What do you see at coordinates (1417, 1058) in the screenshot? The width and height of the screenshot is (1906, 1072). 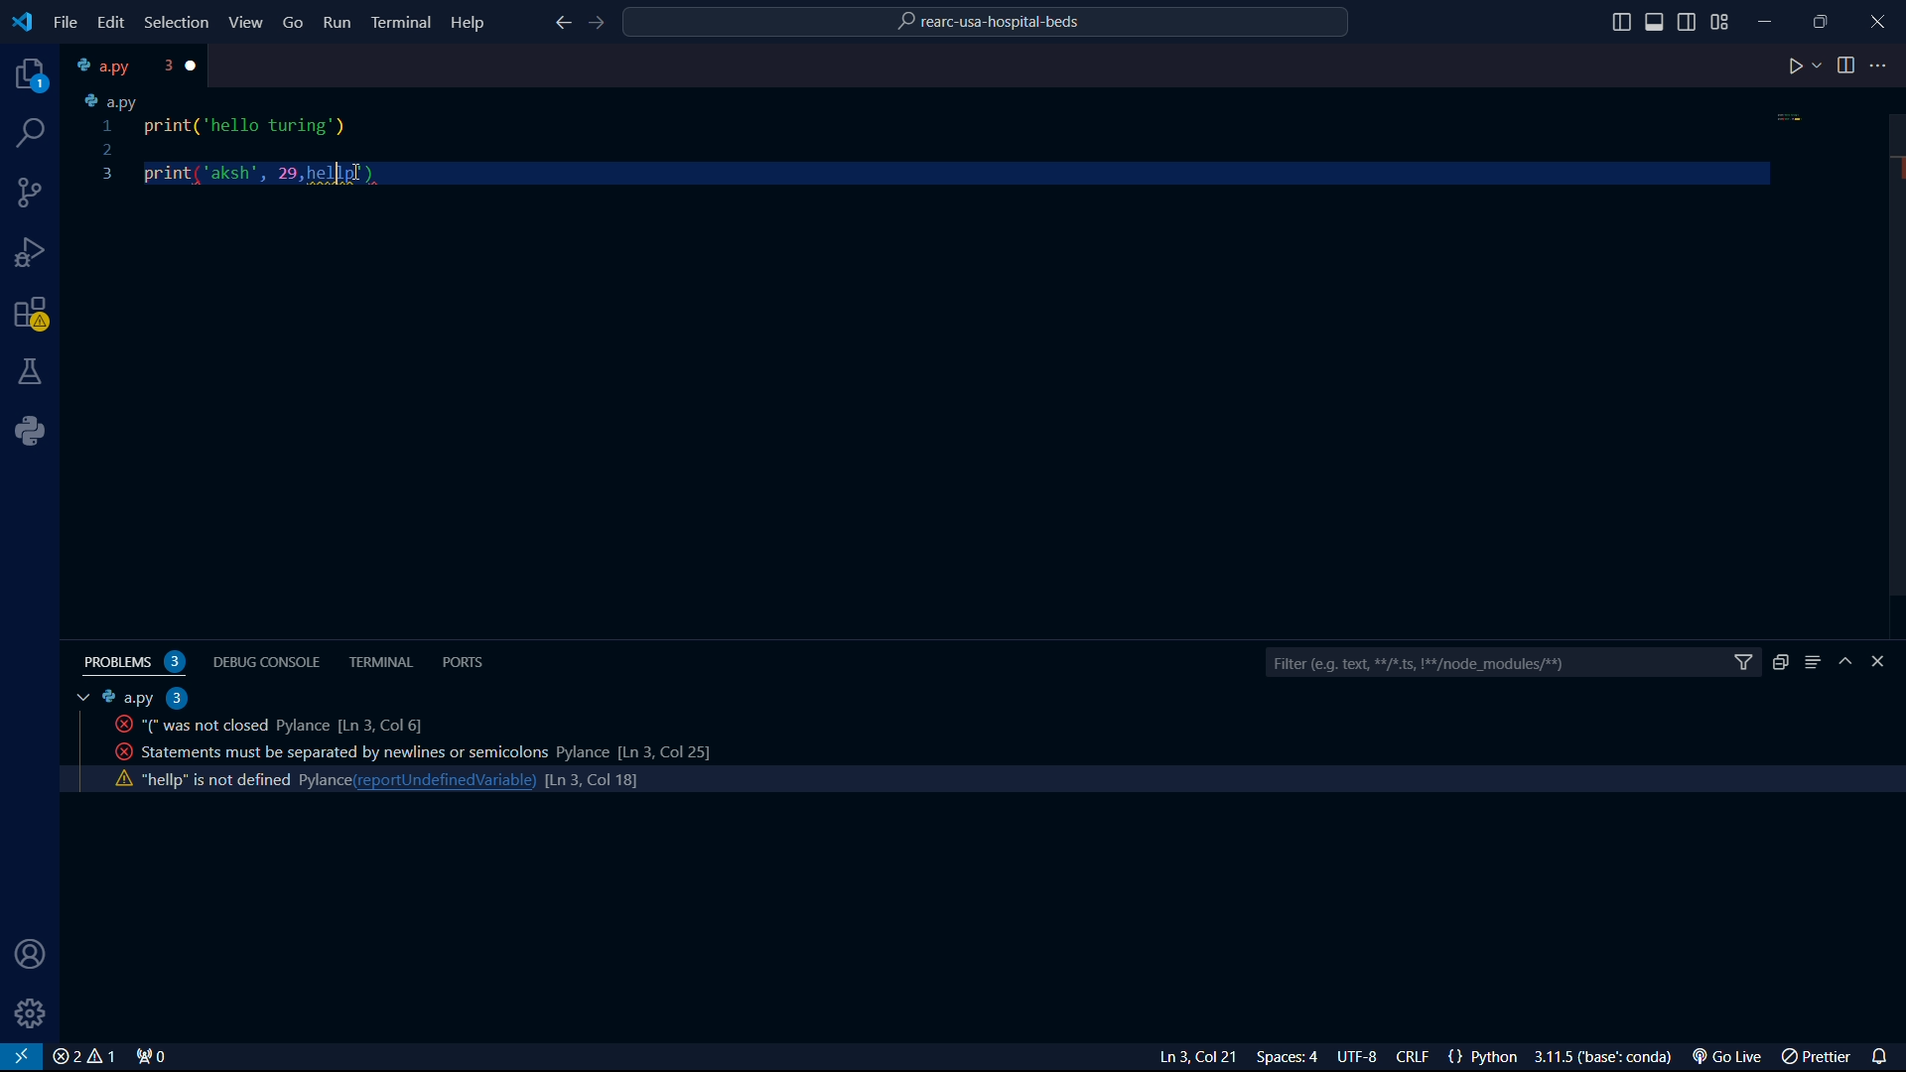 I see `CRLF` at bounding box center [1417, 1058].